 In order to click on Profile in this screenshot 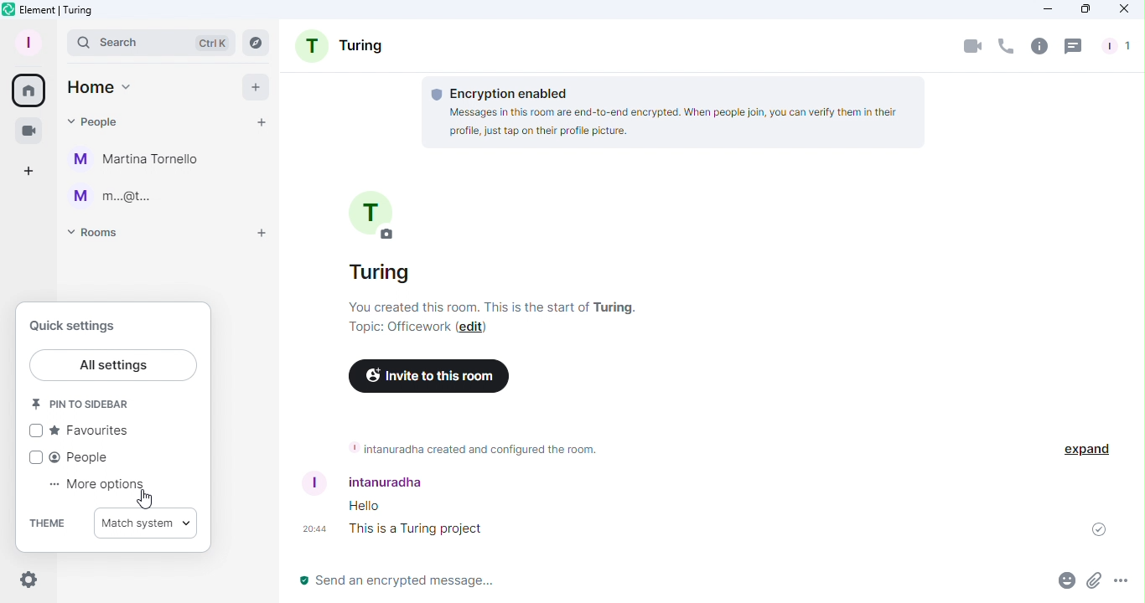, I will do `click(28, 41)`.